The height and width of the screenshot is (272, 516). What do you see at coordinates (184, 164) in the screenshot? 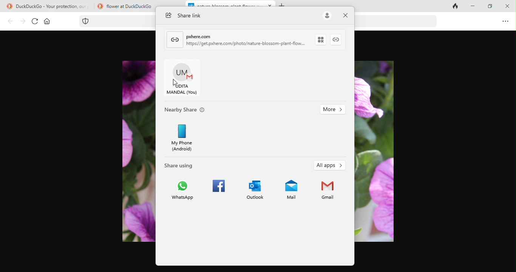
I see `share using` at bounding box center [184, 164].